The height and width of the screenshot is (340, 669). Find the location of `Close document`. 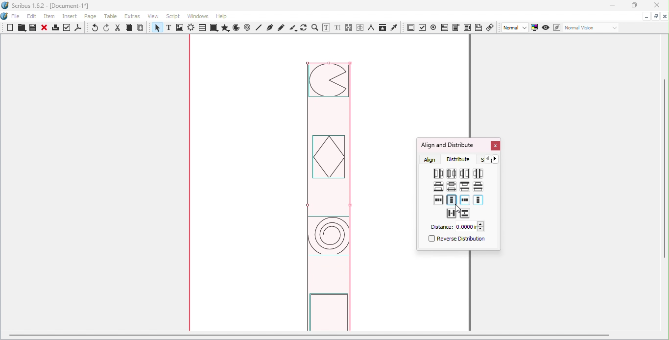

Close document is located at coordinates (665, 17).